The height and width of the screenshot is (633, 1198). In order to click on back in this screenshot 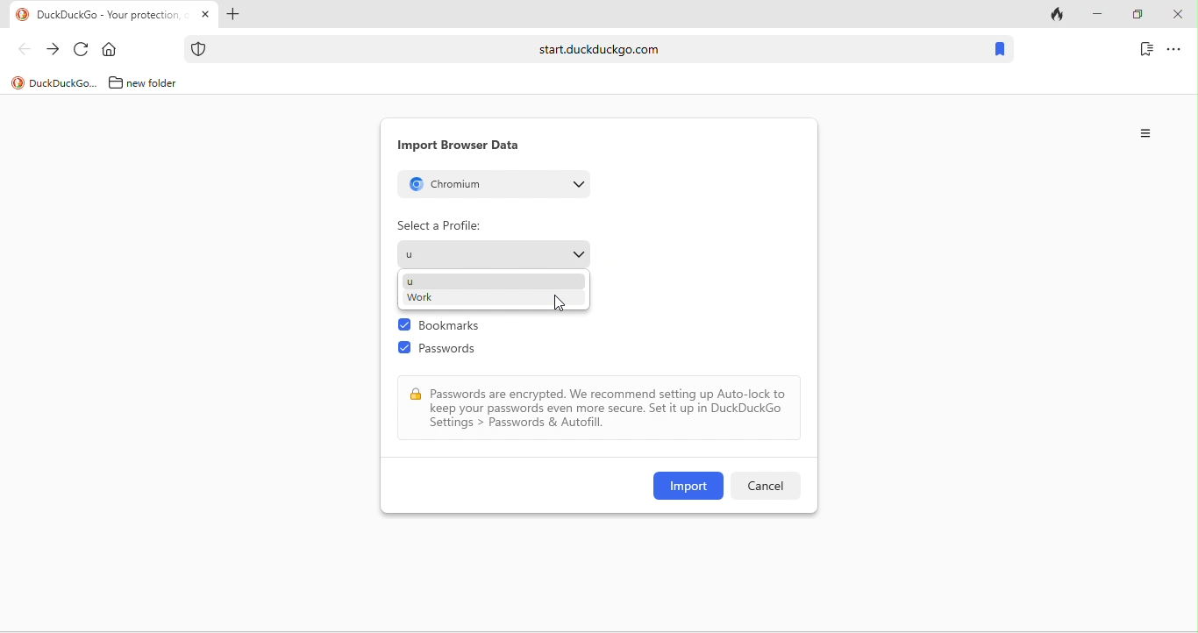, I will do `click(24, 48)`.